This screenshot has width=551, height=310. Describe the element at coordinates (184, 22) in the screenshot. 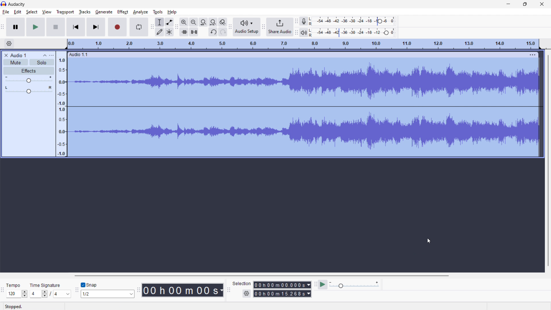

I see `zoom in` at that location.